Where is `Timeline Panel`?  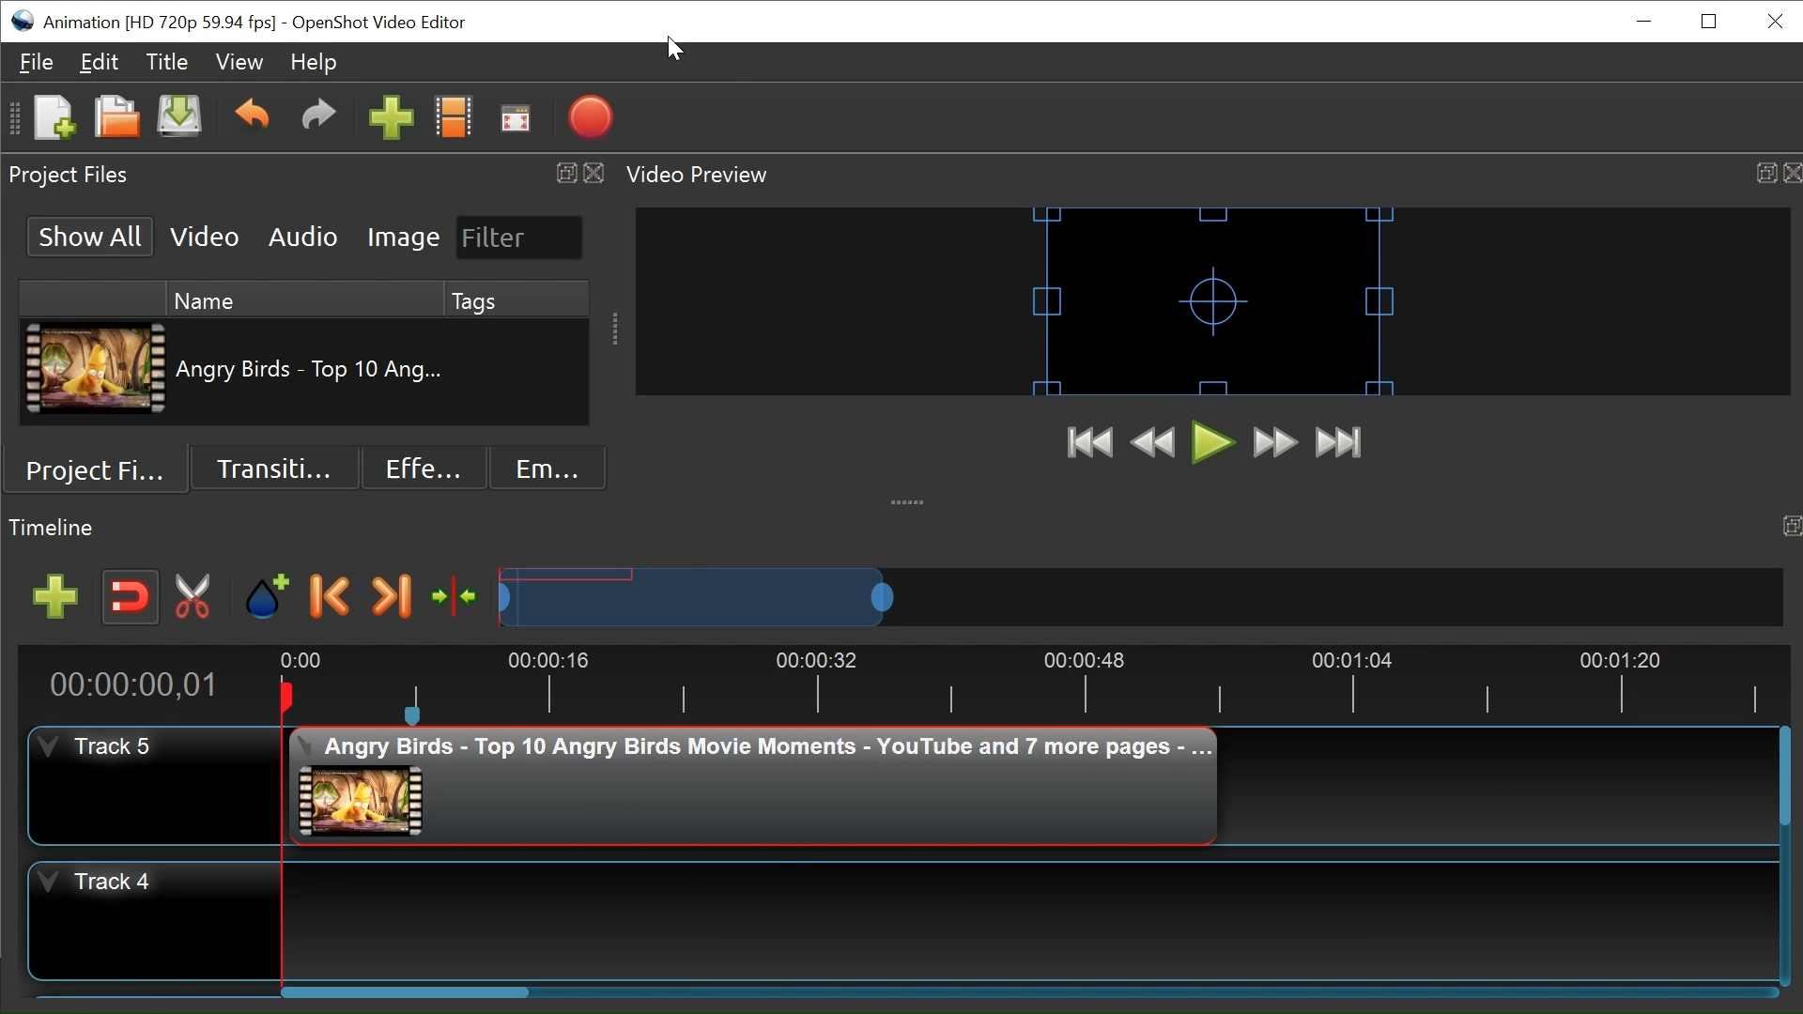
Timeline Panel is located at coordinates (901, 525).